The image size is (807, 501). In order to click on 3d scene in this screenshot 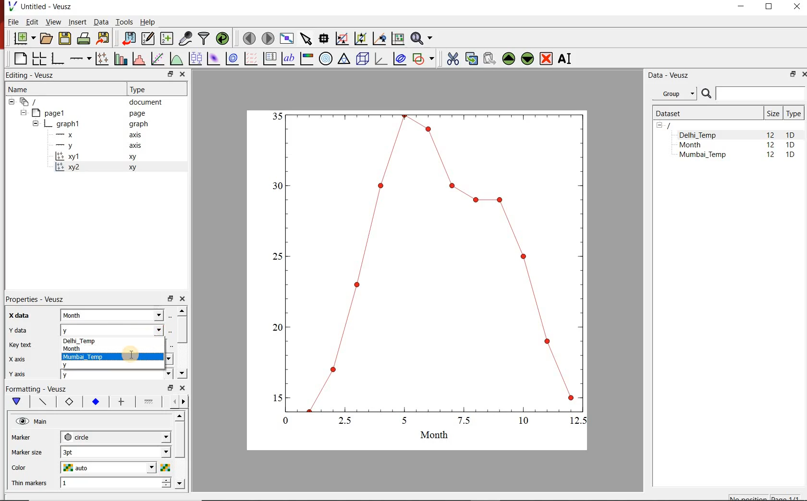, I will do `click(362, 59)`.